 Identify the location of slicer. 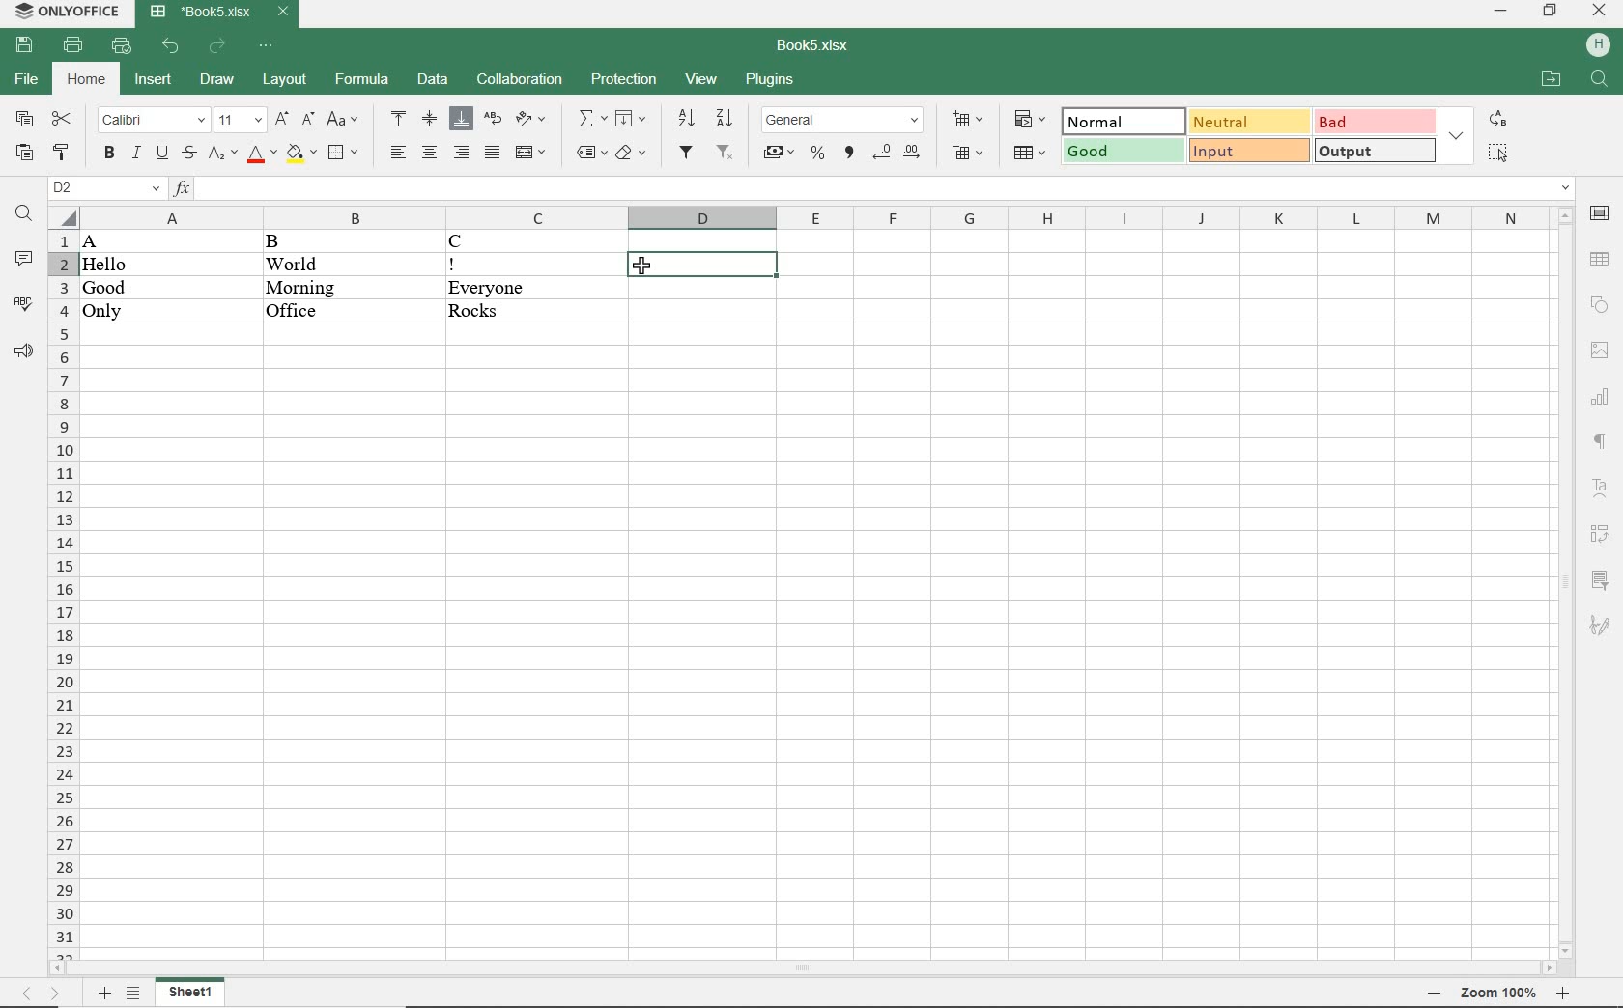
(1599, 578).